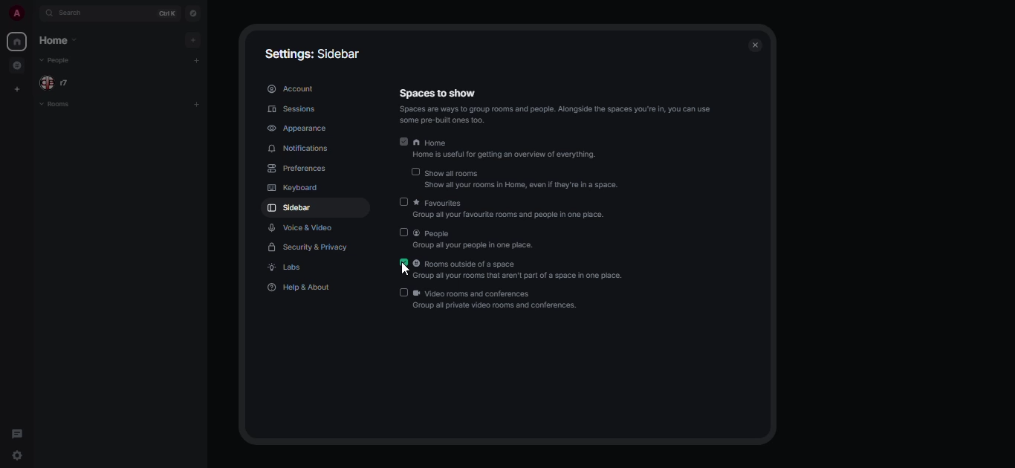 Image resolution: width=1015 pixels, height=468 pixels. I want to click on disabled, so click(403, 233).